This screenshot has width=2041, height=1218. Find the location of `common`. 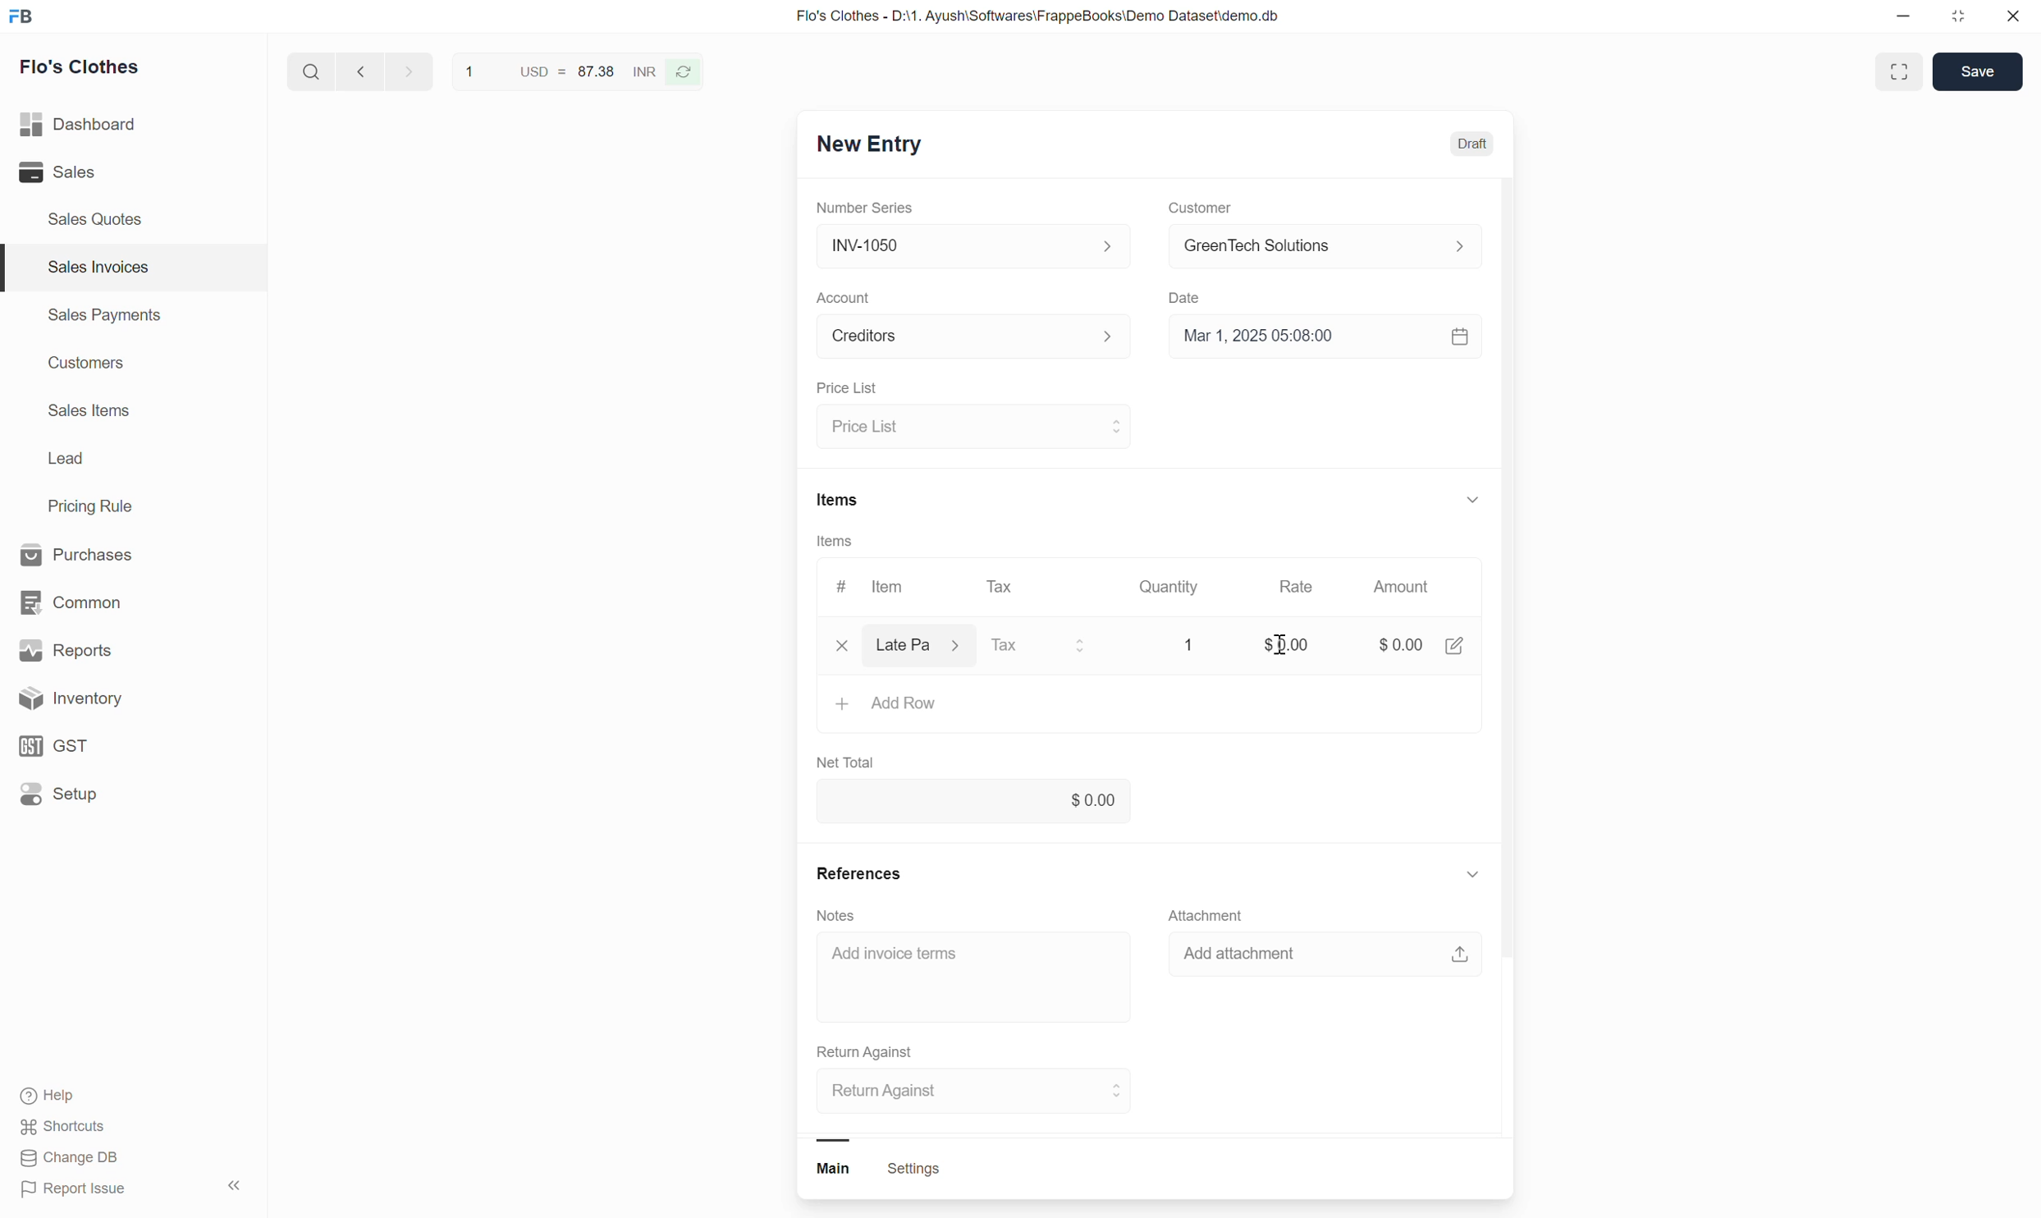

common is located at coordinates (107, 598).